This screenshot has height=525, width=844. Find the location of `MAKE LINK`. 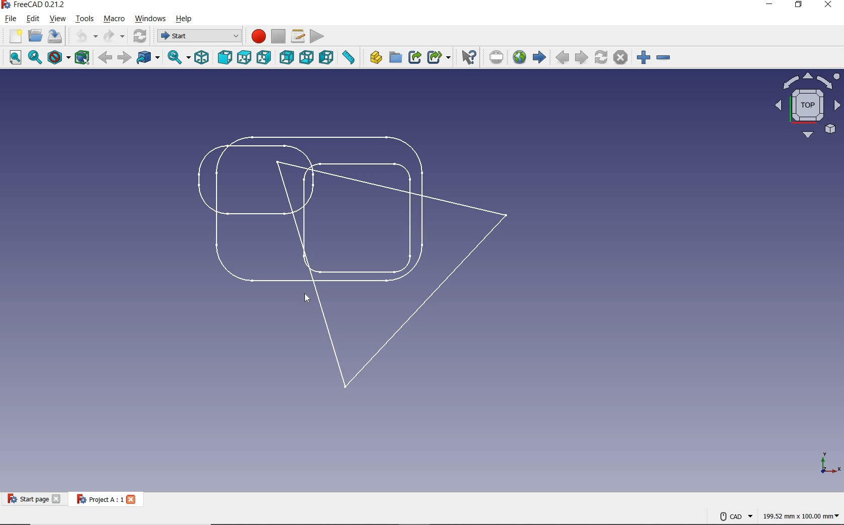

MAKE LINK is located at coordinates (414, 58).